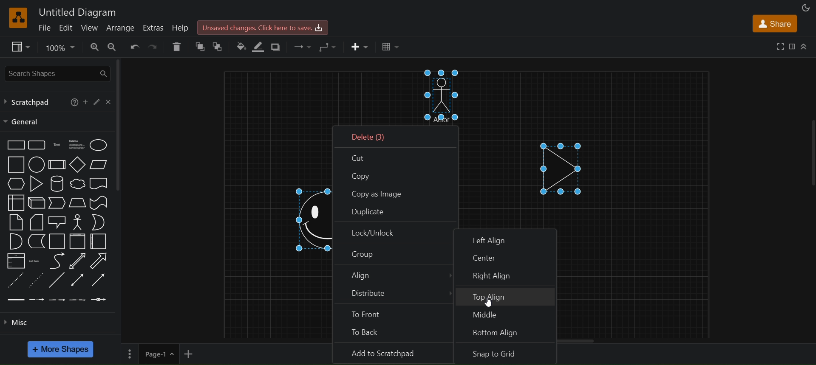  Describe the element at coordinates (36, 163) in the screenshot. I see `circle` at that location.